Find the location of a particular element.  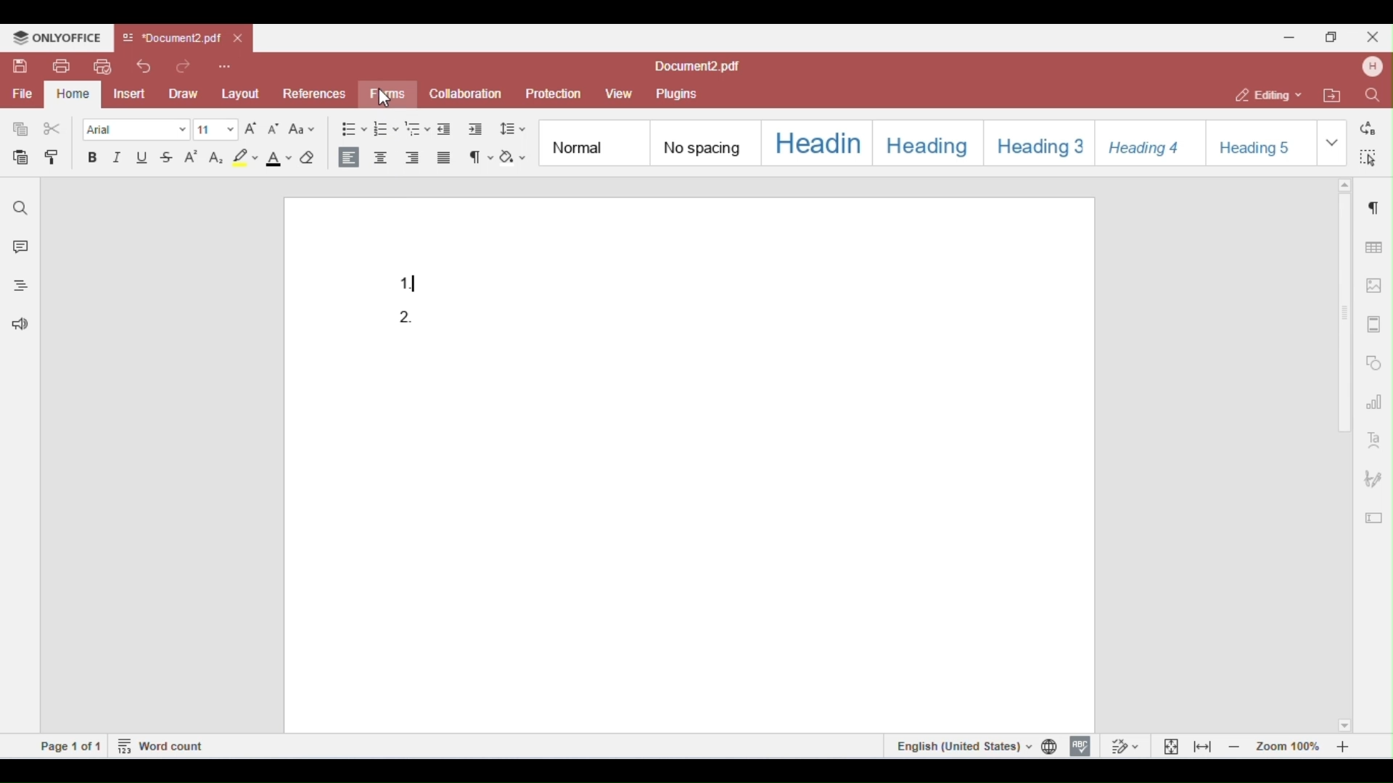

cursor is located at coordinates (390, 101).